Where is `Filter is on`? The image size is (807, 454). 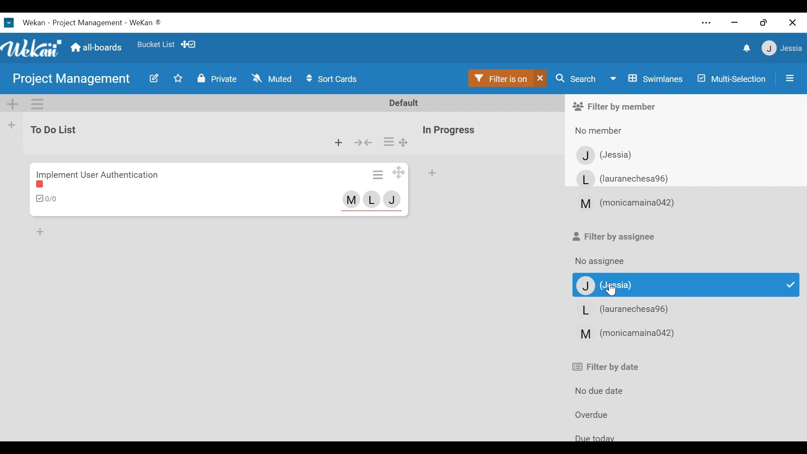
Filter is on is located at coordinates (508, 77).